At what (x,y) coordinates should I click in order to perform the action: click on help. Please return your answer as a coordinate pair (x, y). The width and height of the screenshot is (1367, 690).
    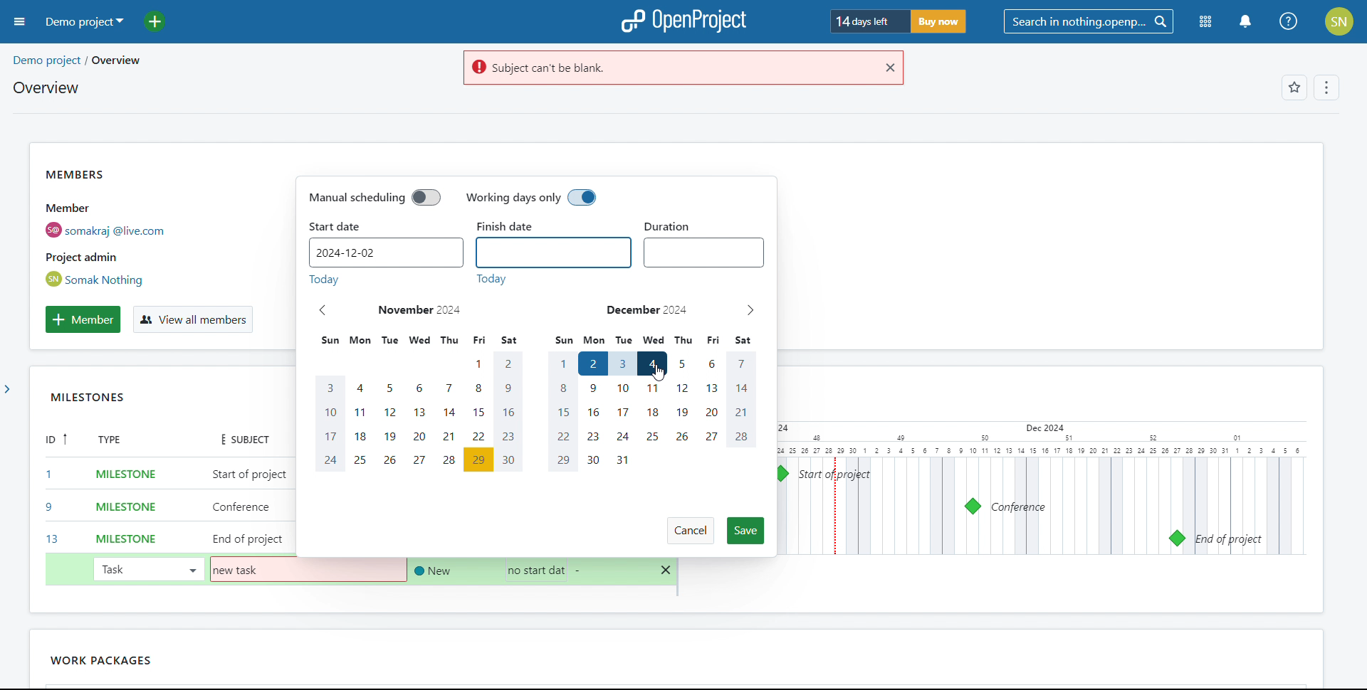
    Looking at the image, I should click on (1289, 21).